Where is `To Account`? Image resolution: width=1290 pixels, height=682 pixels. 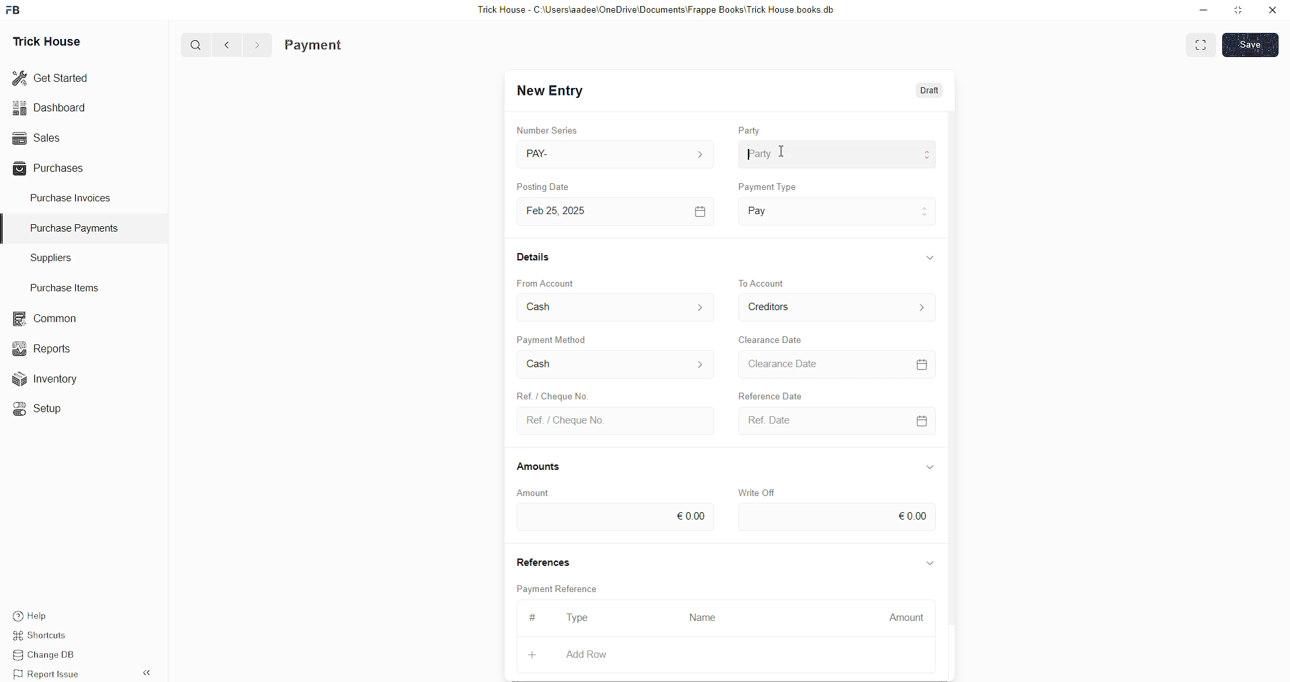
To Account is located at coordinates (765, 282).